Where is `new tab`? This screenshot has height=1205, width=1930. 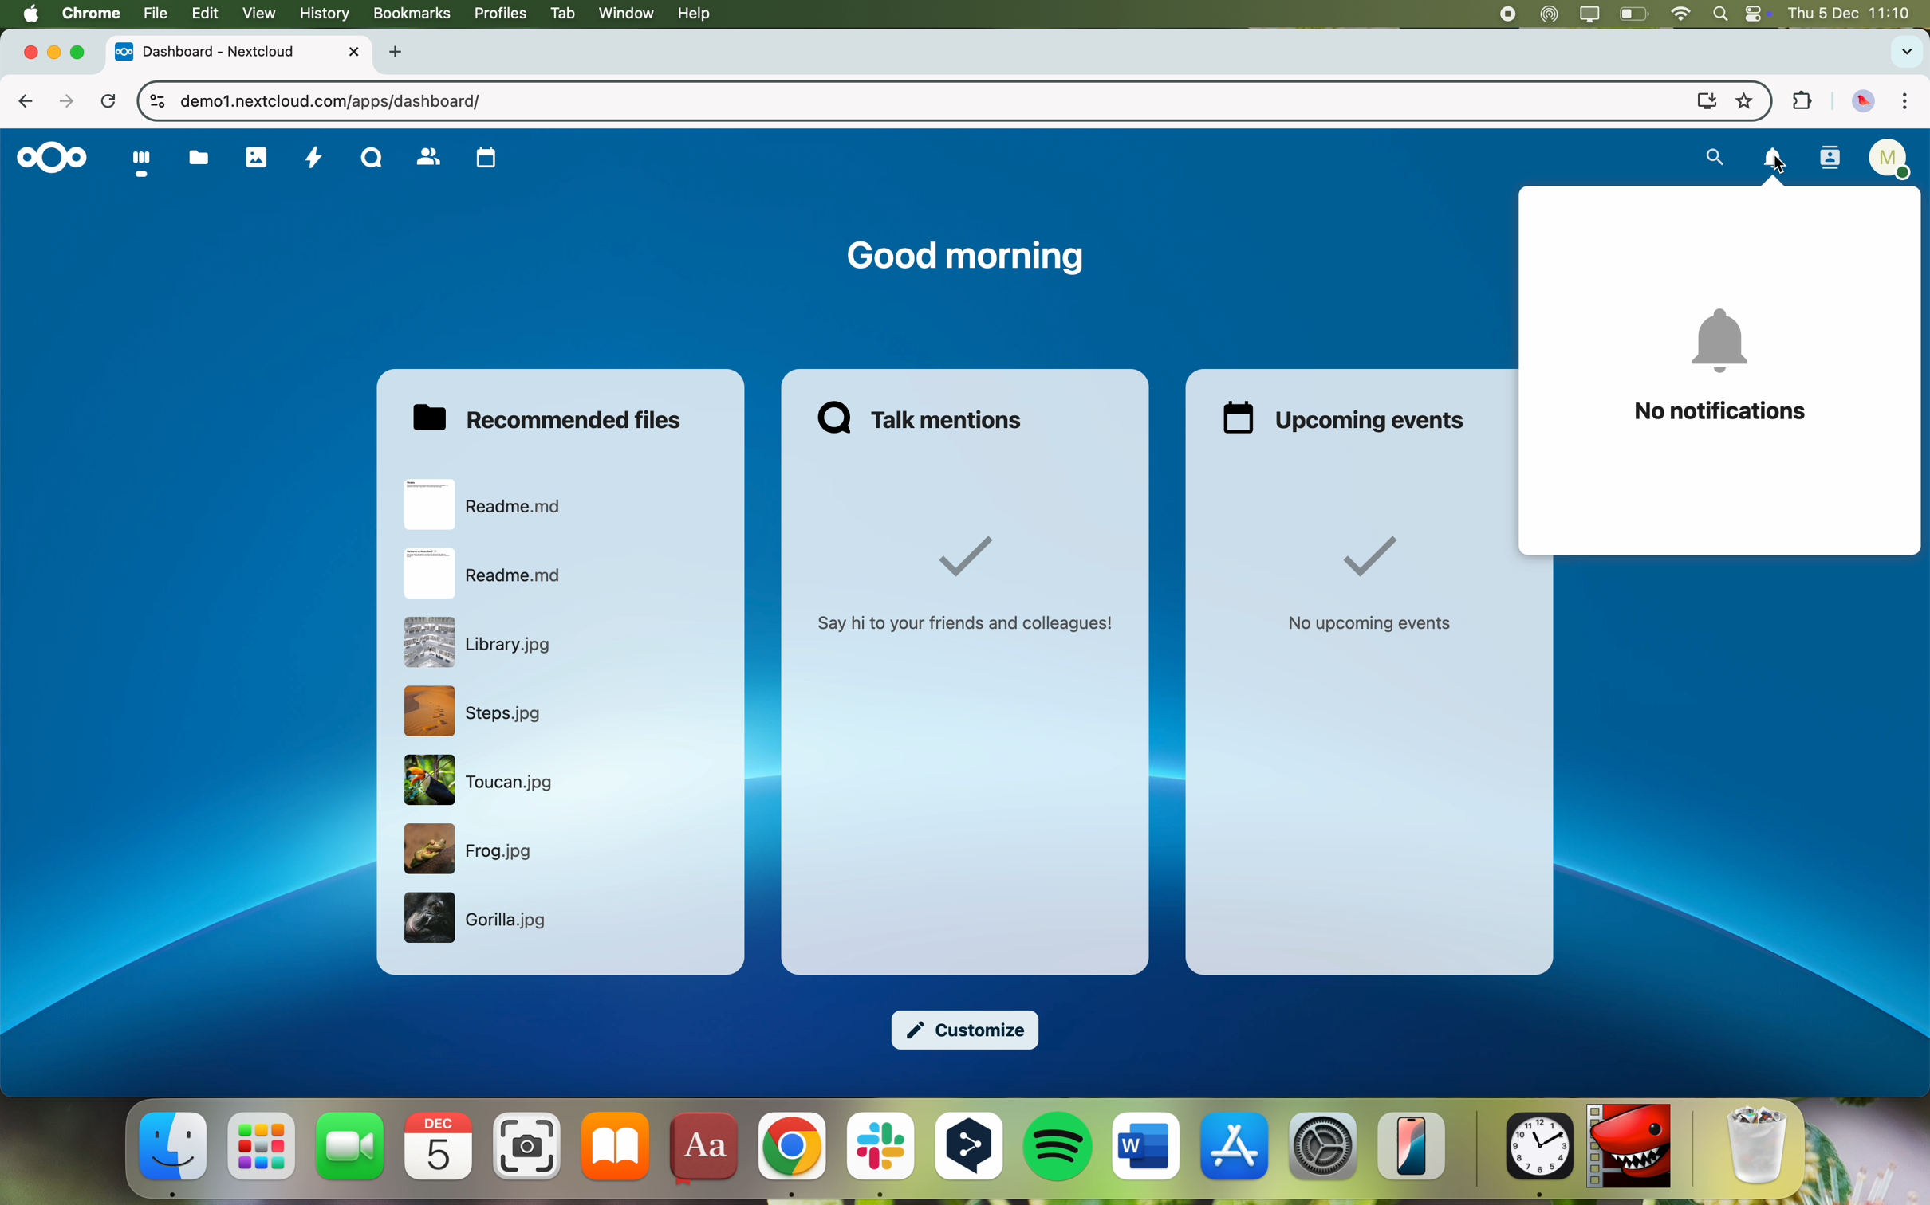
new tab is located at coordinates (399, 53).